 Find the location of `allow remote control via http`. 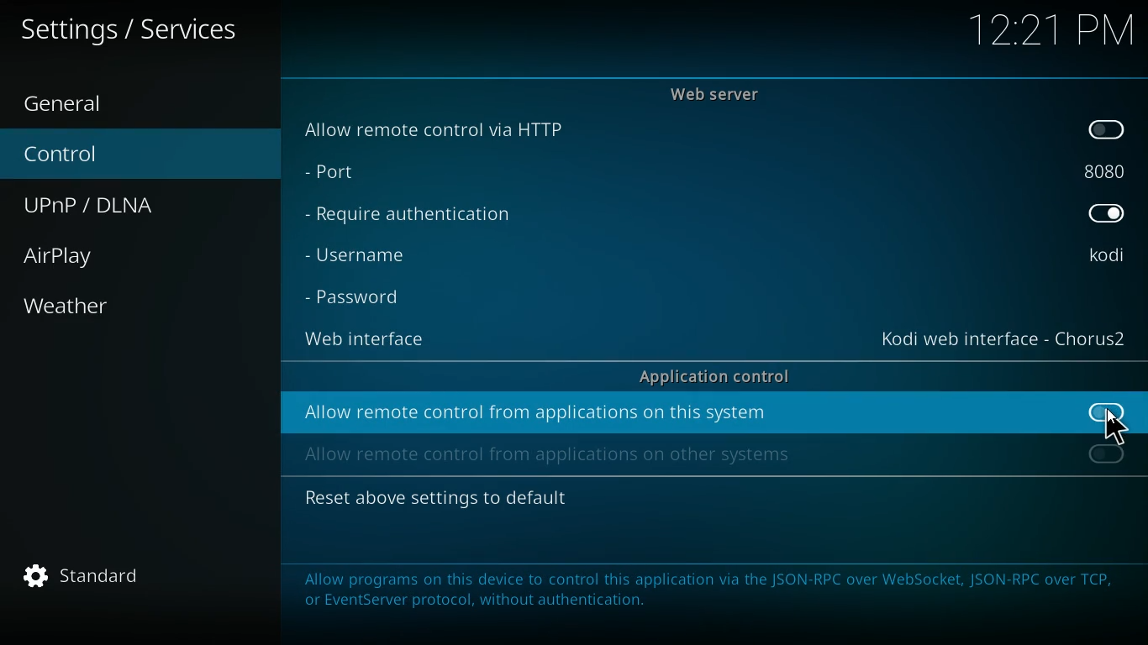

allow remote control via http is located at coordinates (437, 128).